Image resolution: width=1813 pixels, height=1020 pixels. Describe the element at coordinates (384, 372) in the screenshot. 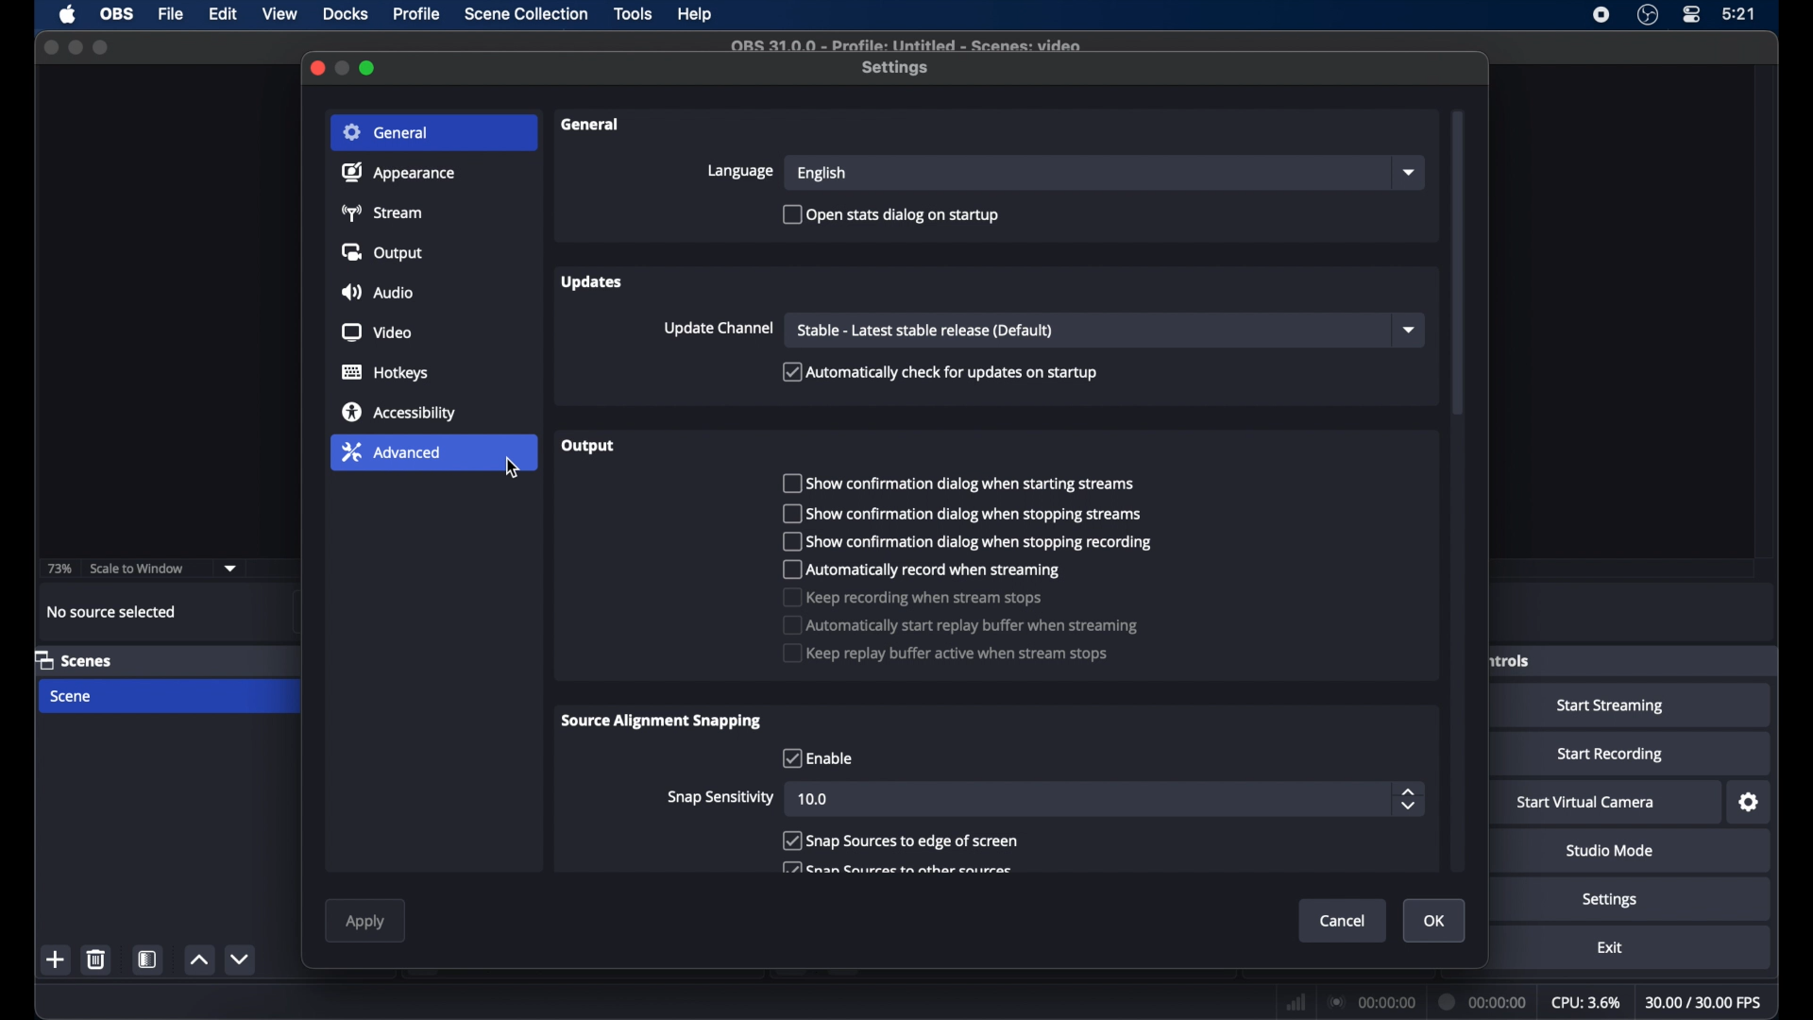

I see `hotkeys` at that location.